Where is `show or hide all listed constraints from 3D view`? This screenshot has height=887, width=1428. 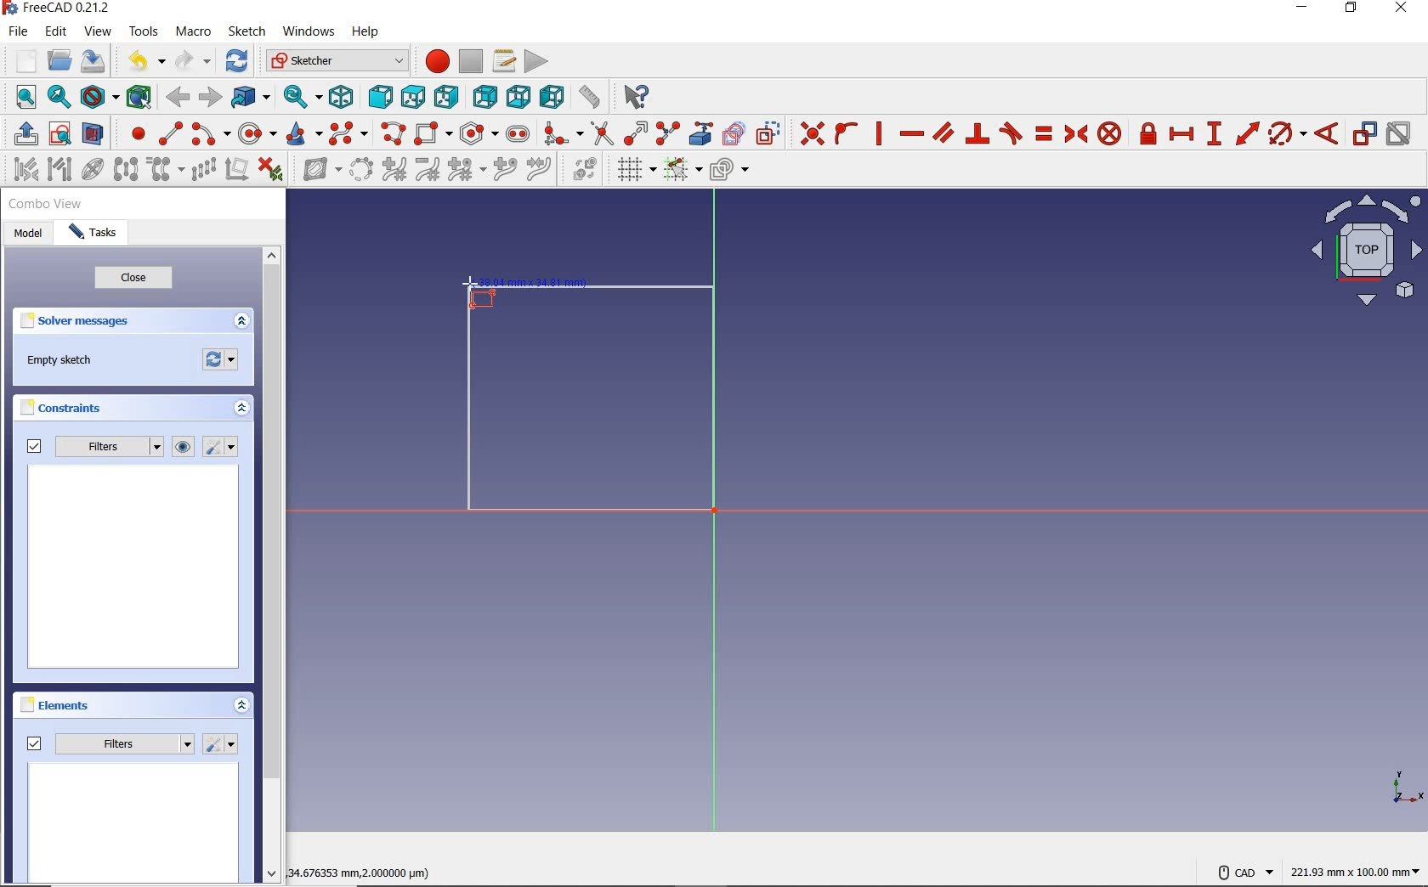
show or hide all listed constraints from 3D view is located at coordinates (184, 447).